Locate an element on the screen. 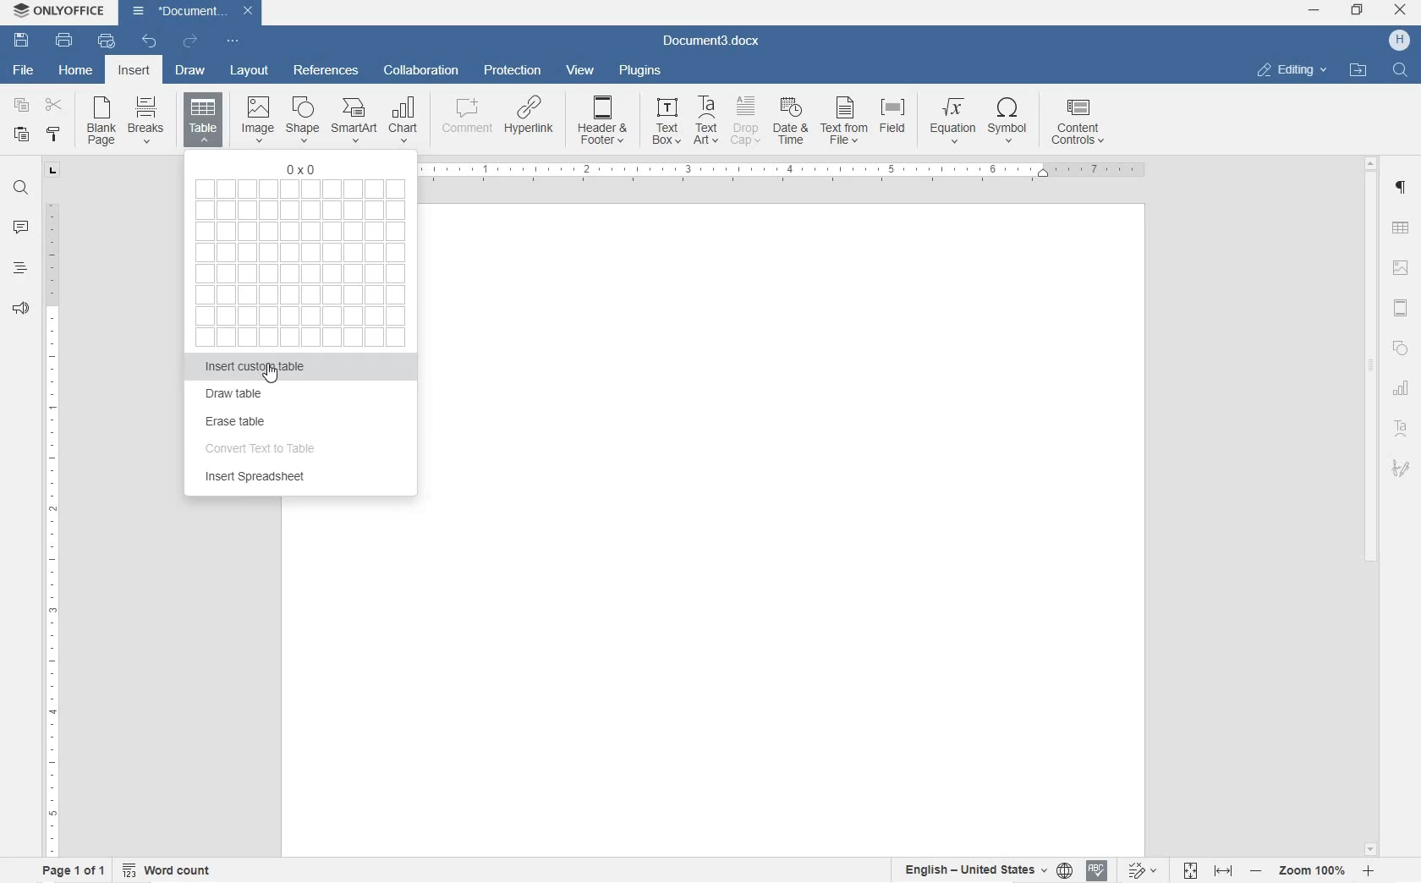  REFERENCES is located at coordinates (326, 72).